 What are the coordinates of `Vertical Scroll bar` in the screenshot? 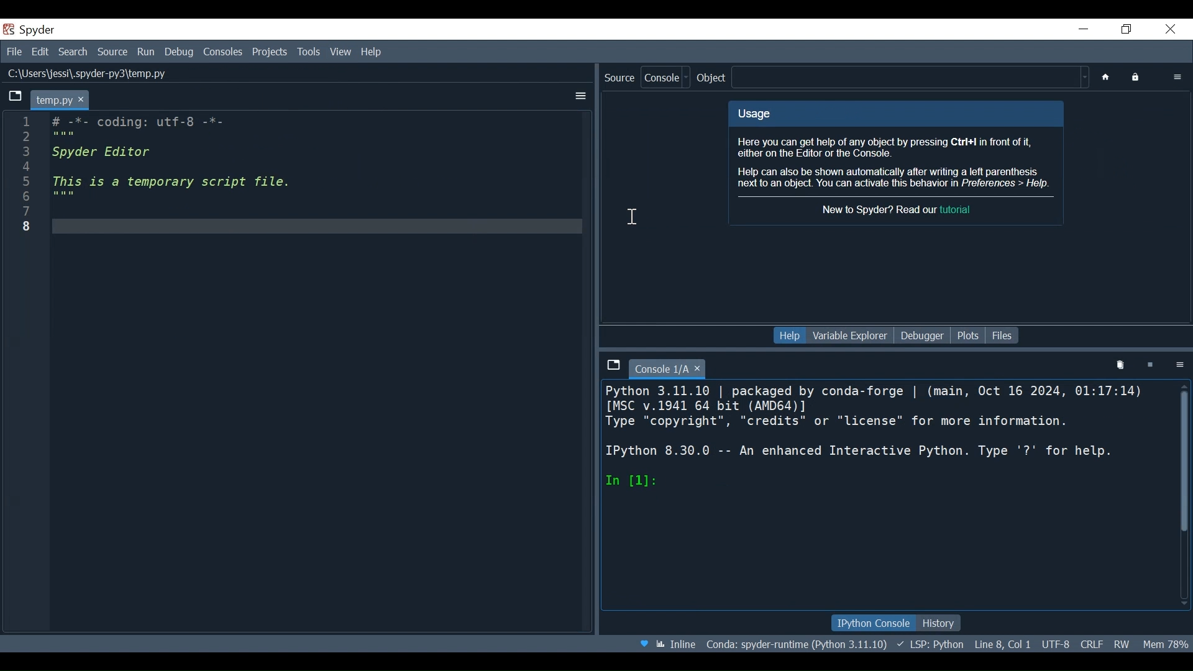 It's located at (1184, 462).